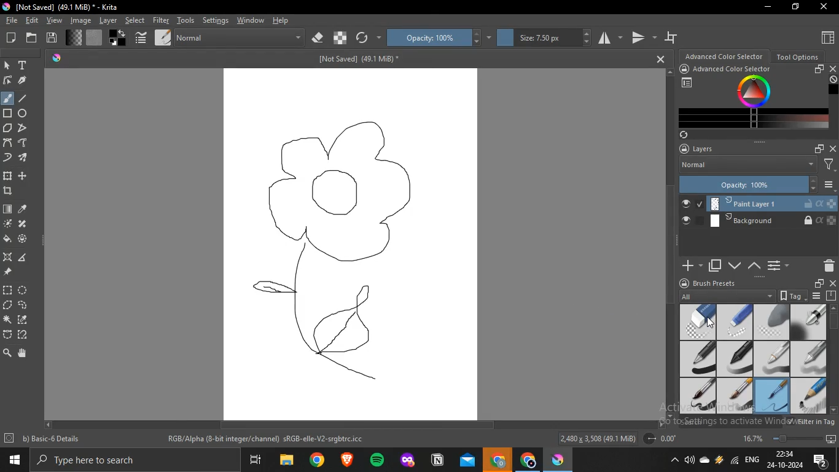 This screenshot has height=472, width=839. What do you see at coordinates (597, 438) in the screenshot?
I see `2,480 x 3,508 (49.1 MiB)` at bounding box center [597, 438].